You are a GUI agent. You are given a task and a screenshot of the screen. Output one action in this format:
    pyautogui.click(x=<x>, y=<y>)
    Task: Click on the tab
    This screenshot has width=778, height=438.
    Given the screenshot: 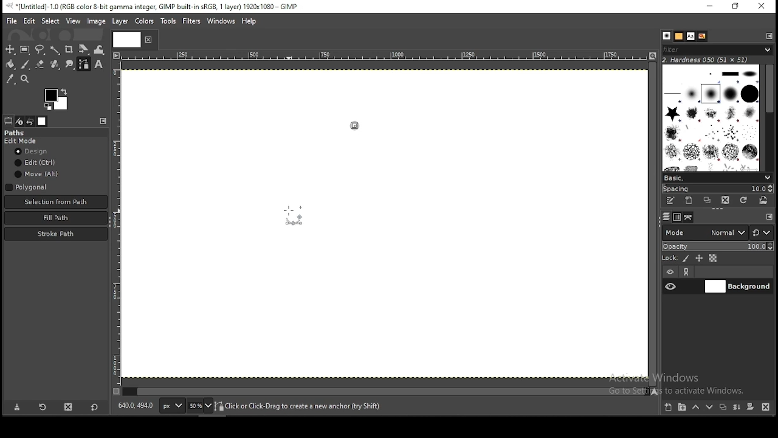 What is the action you would take?
    pyautogui.click(x=128, y=40)
    